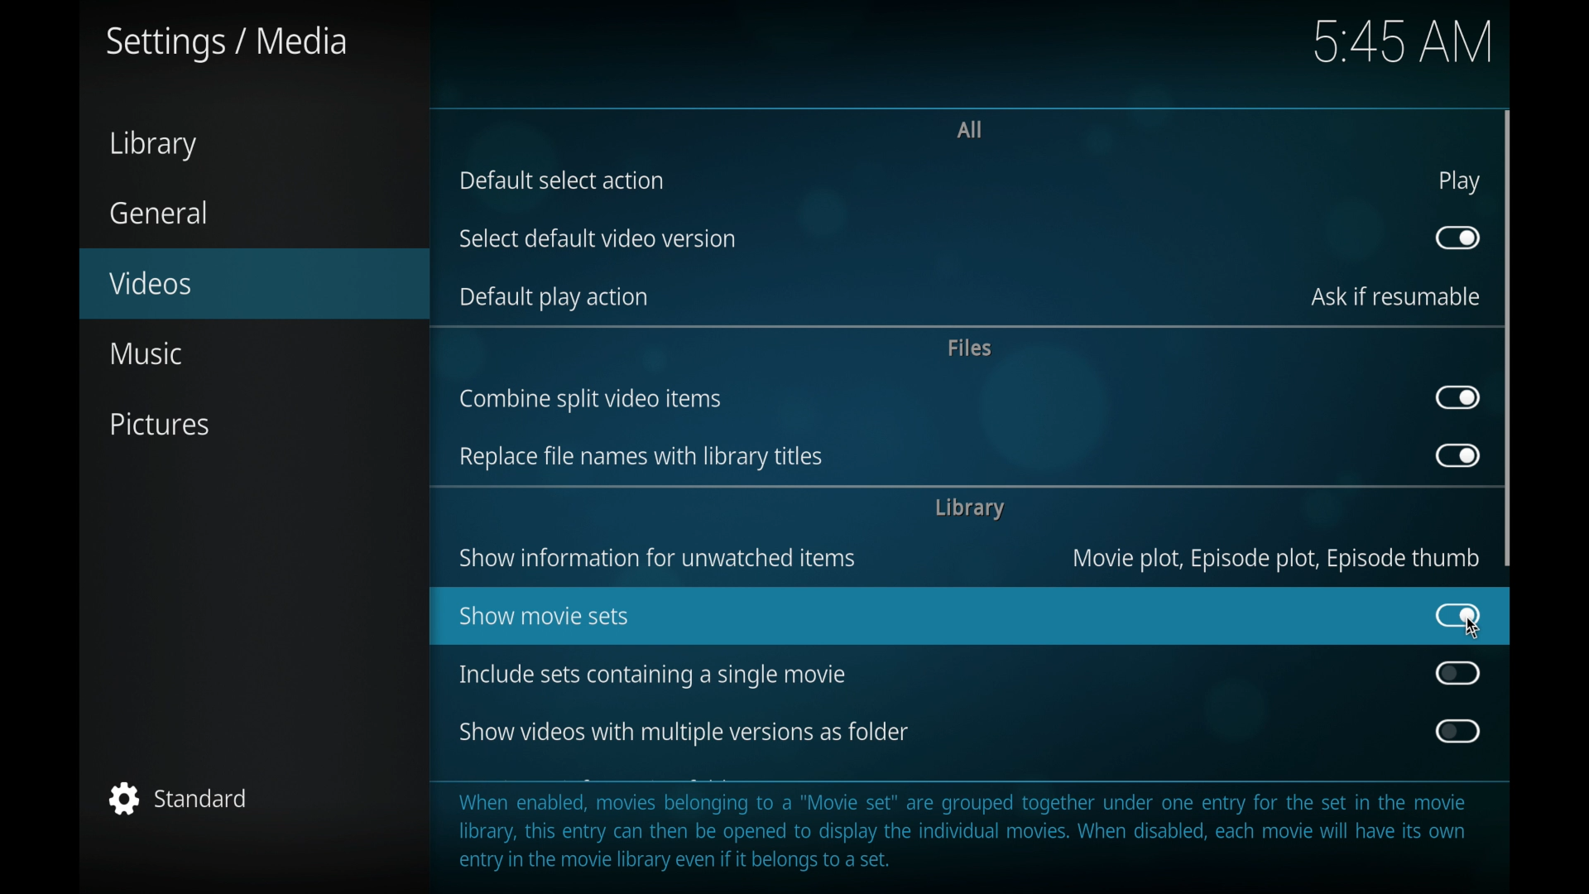 Image resolution: width=1589 pixels, height=894 pixels. Describe the element at coordinates (590, 400) in the screenshot. I see `combine split` at that location.